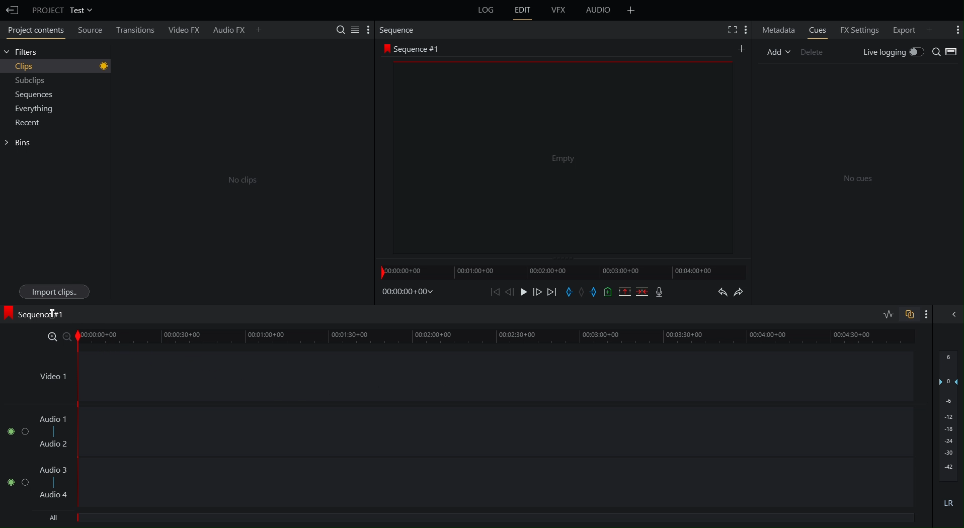 Image resolution: width=964 pixels, height=528 pixels. What do you see at coordinates (15, 480) in the screenshot?
I see `Audio Channel 2` at bounding box center [15, 480].